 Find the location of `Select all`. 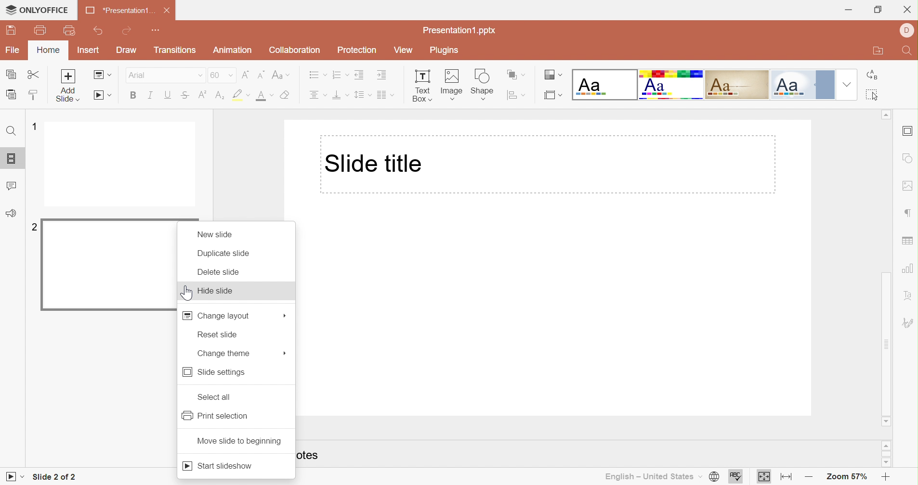

Select all is located at coordinates (212, 398).